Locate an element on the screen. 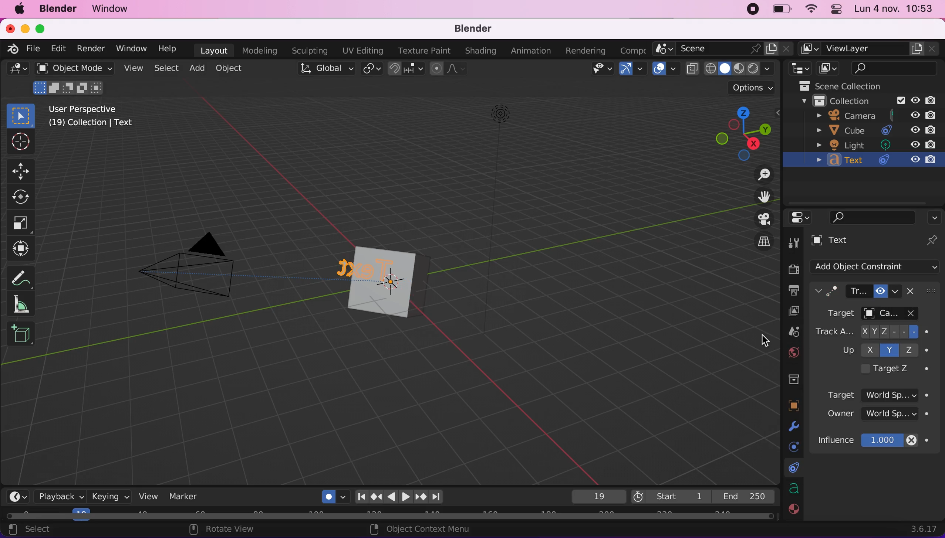 The width and height of the screenshot is (945, 538). object is located at coordinates (234, 69).